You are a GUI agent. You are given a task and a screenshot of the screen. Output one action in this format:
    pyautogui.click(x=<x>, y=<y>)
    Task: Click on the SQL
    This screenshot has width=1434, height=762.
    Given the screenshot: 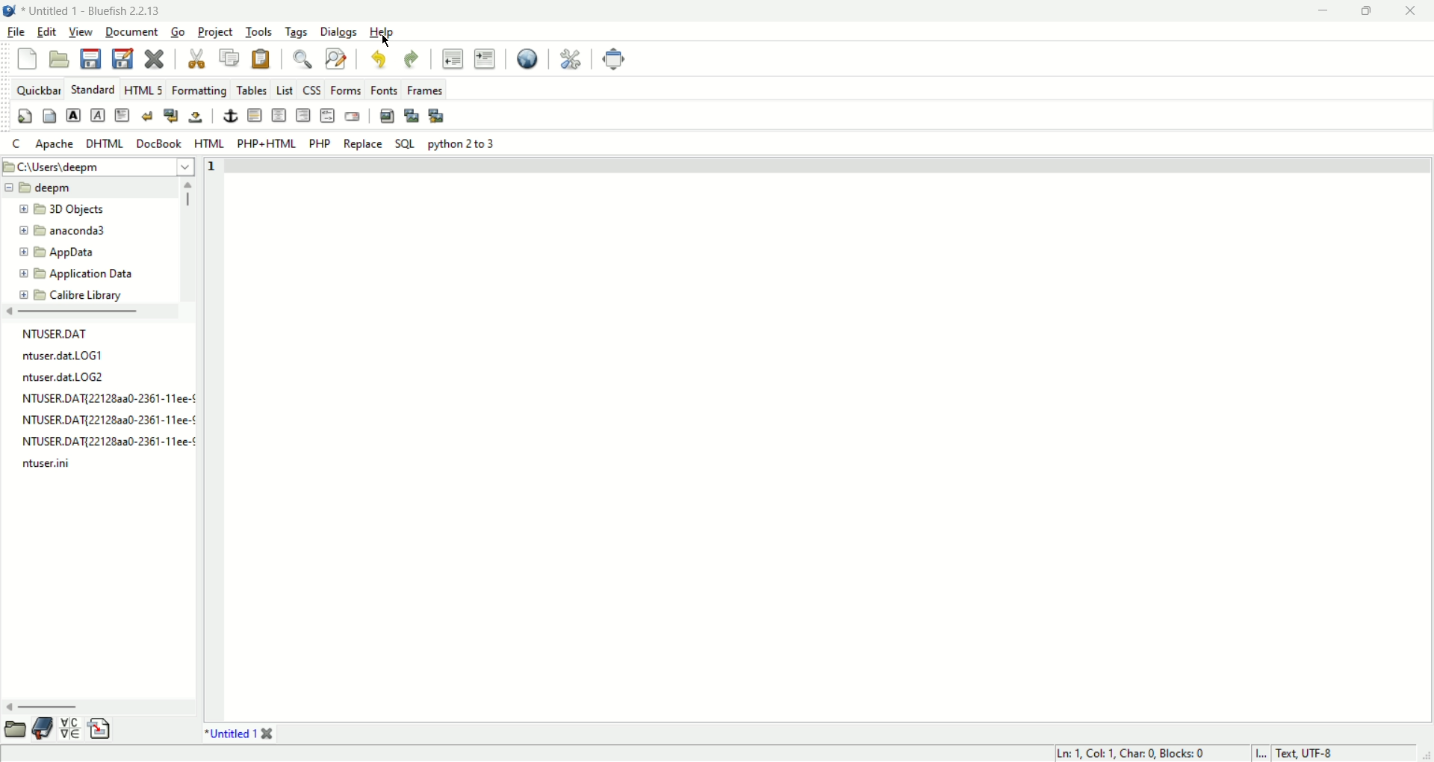 What is the action you would take?
    pyautogui.click(x=404, y=143)
    